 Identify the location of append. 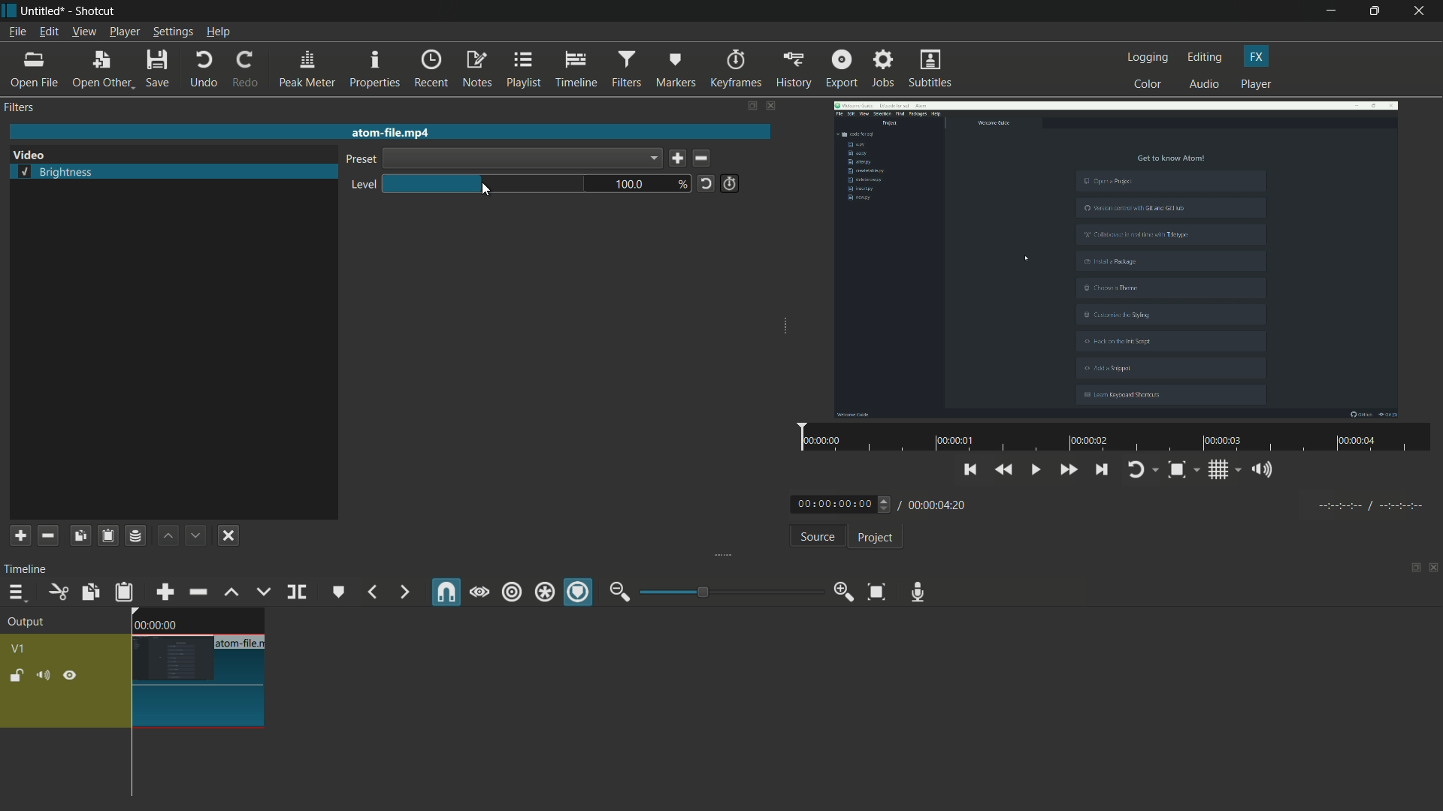
(163, 592).